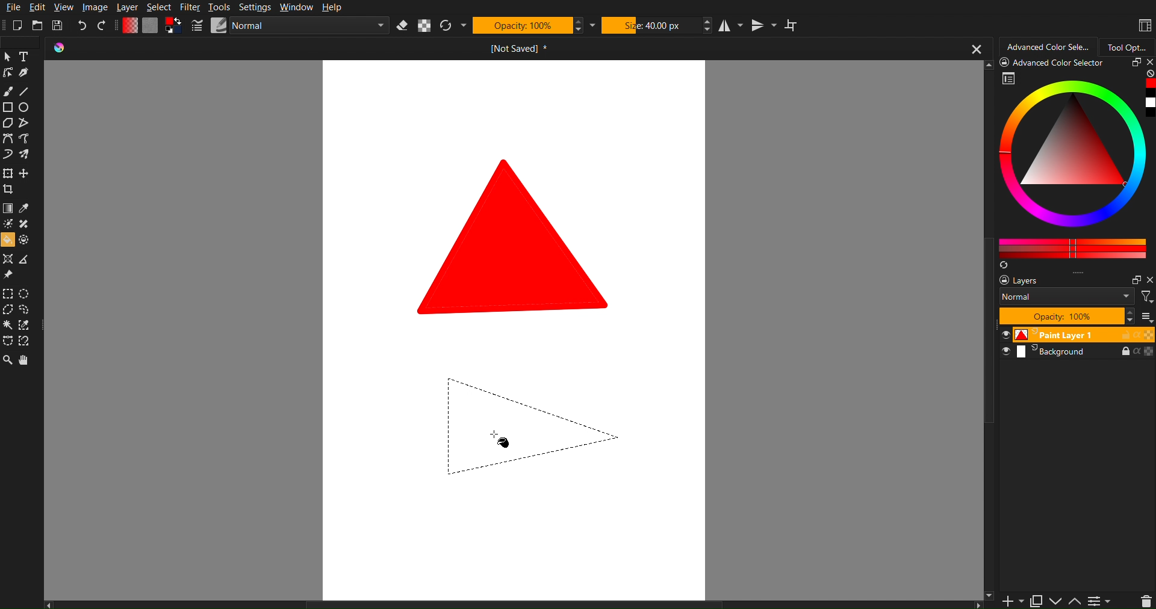  I want to click on Settings, so click(257, 8).